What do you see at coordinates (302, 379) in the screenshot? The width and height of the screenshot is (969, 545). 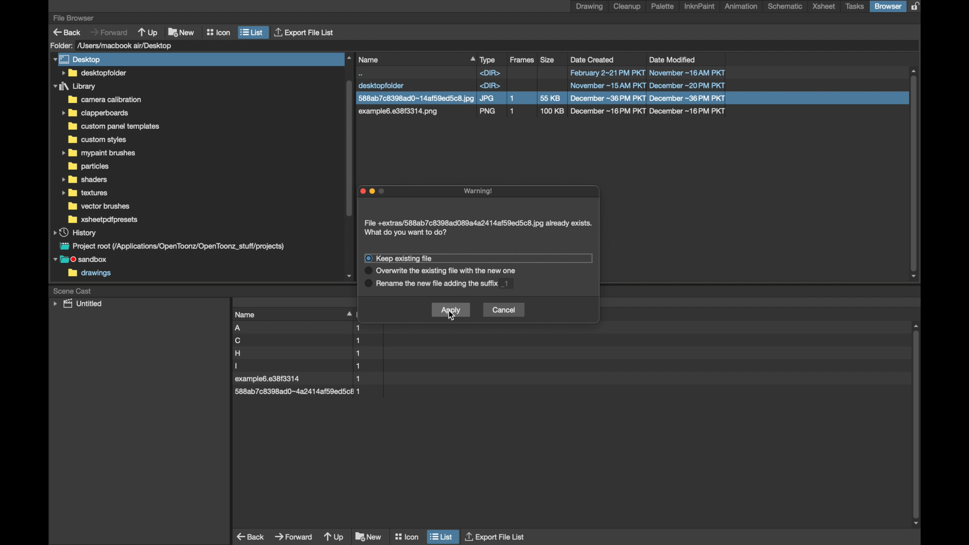 I see `file` at bounding box center [302, 379].